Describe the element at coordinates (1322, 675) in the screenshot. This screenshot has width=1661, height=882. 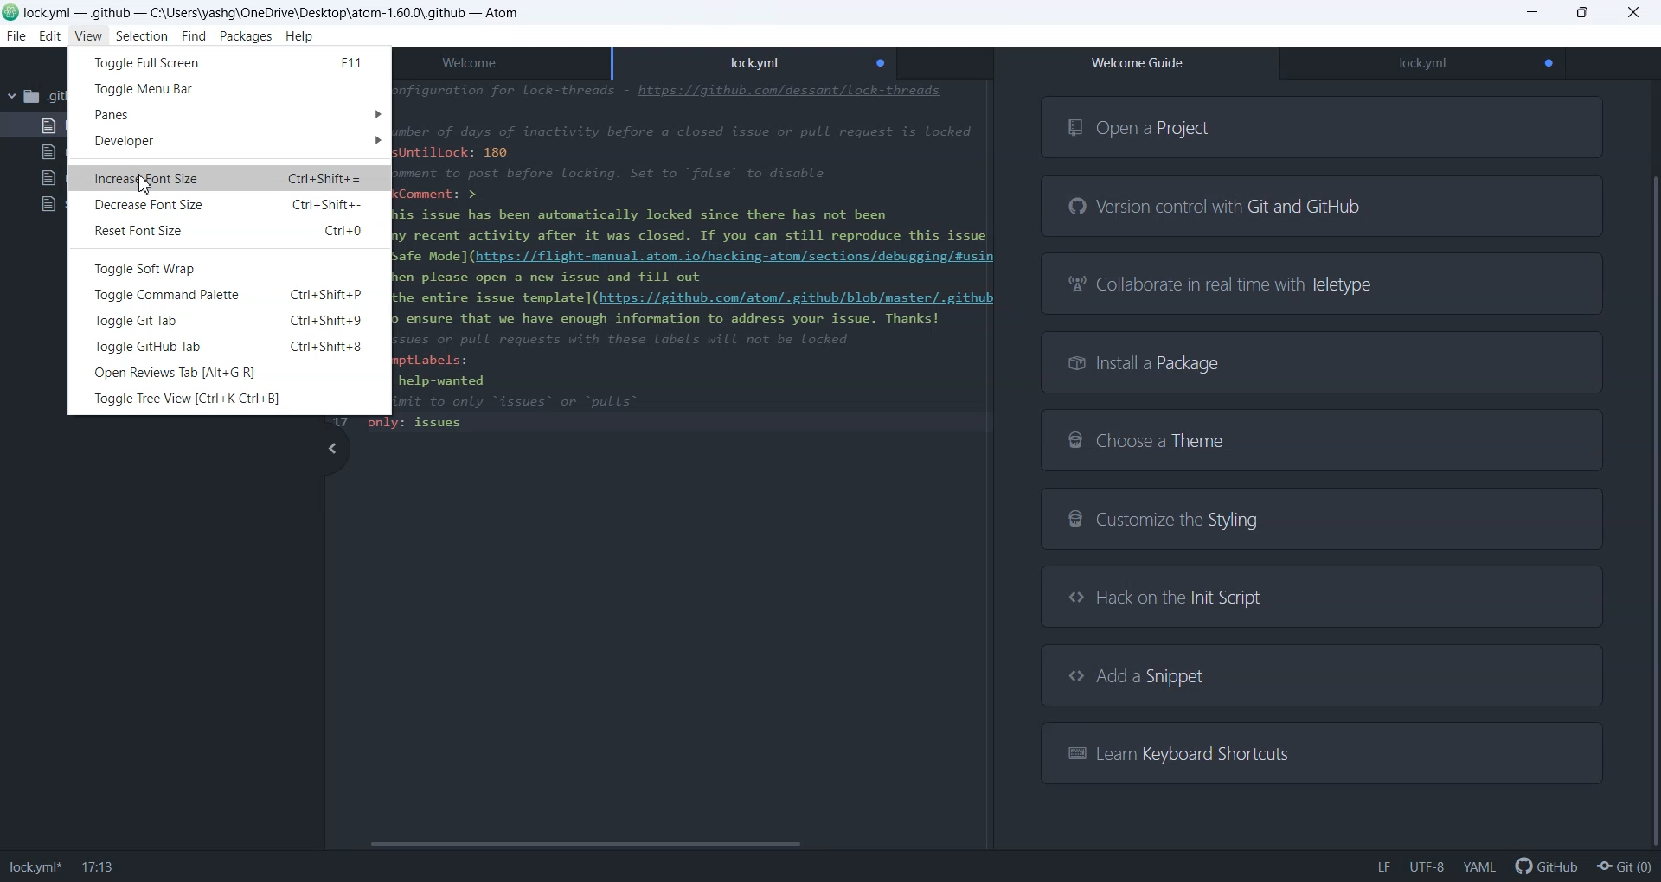
I see `Add a Snippet` at that location.